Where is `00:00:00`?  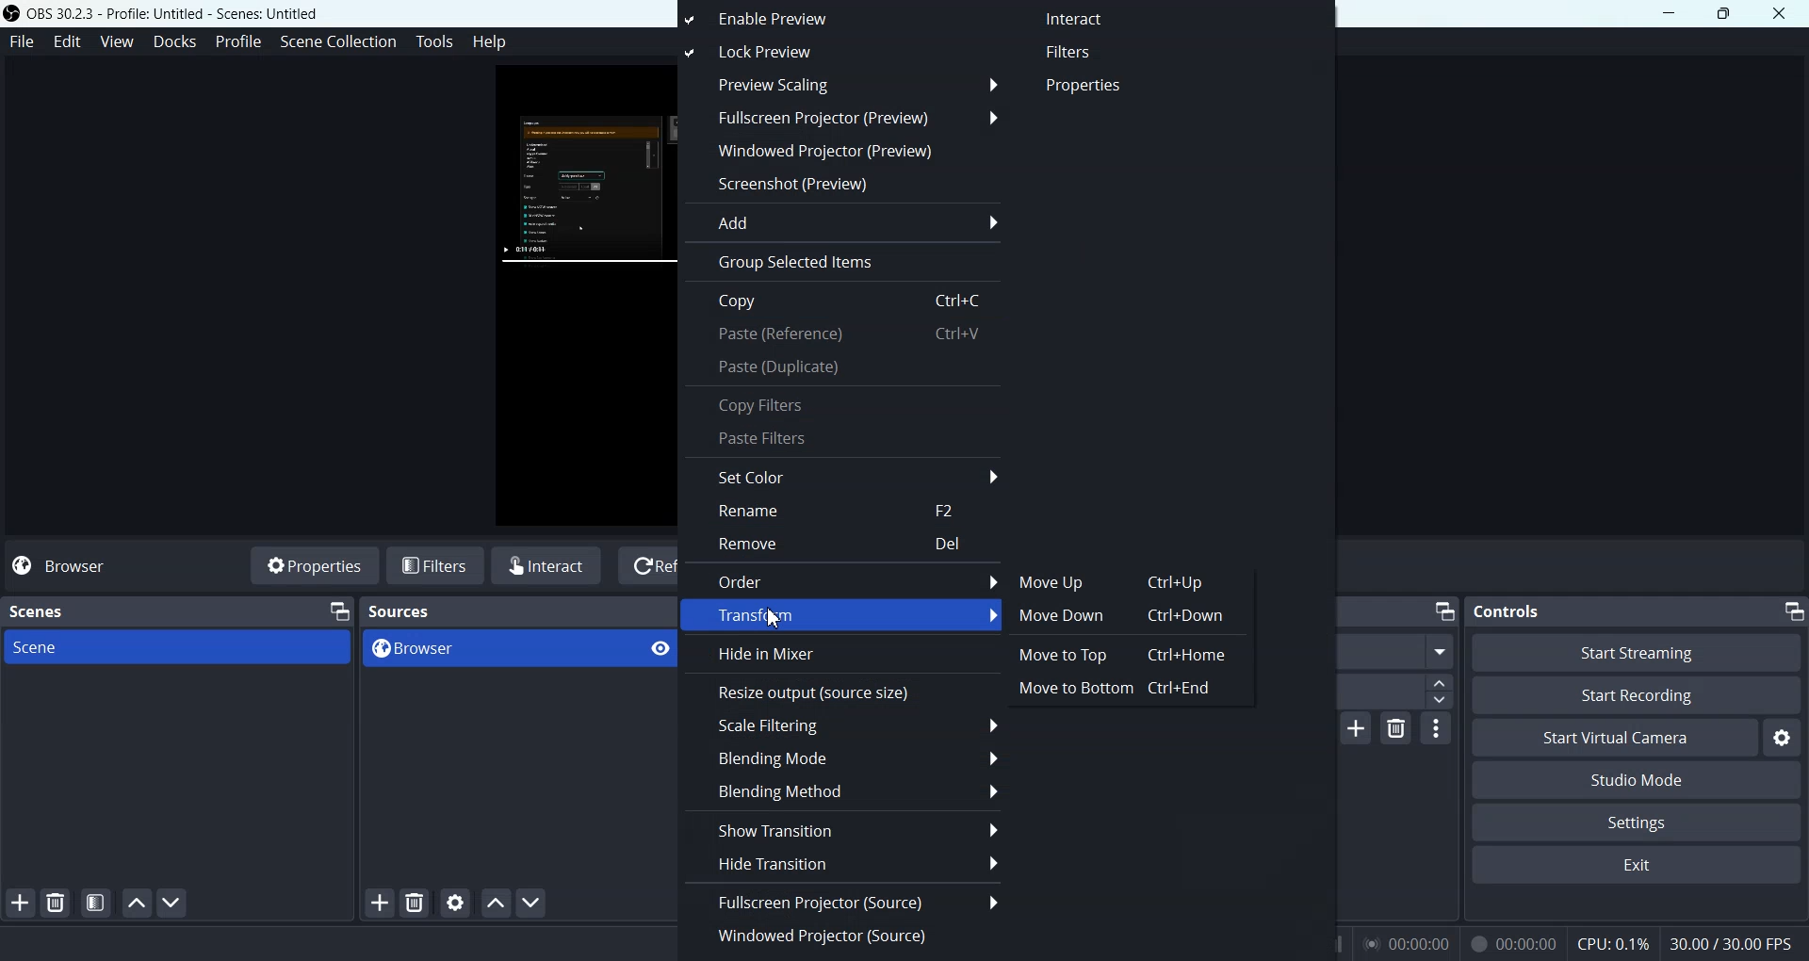
00:00:00 is located at coordinates (1511, 943).